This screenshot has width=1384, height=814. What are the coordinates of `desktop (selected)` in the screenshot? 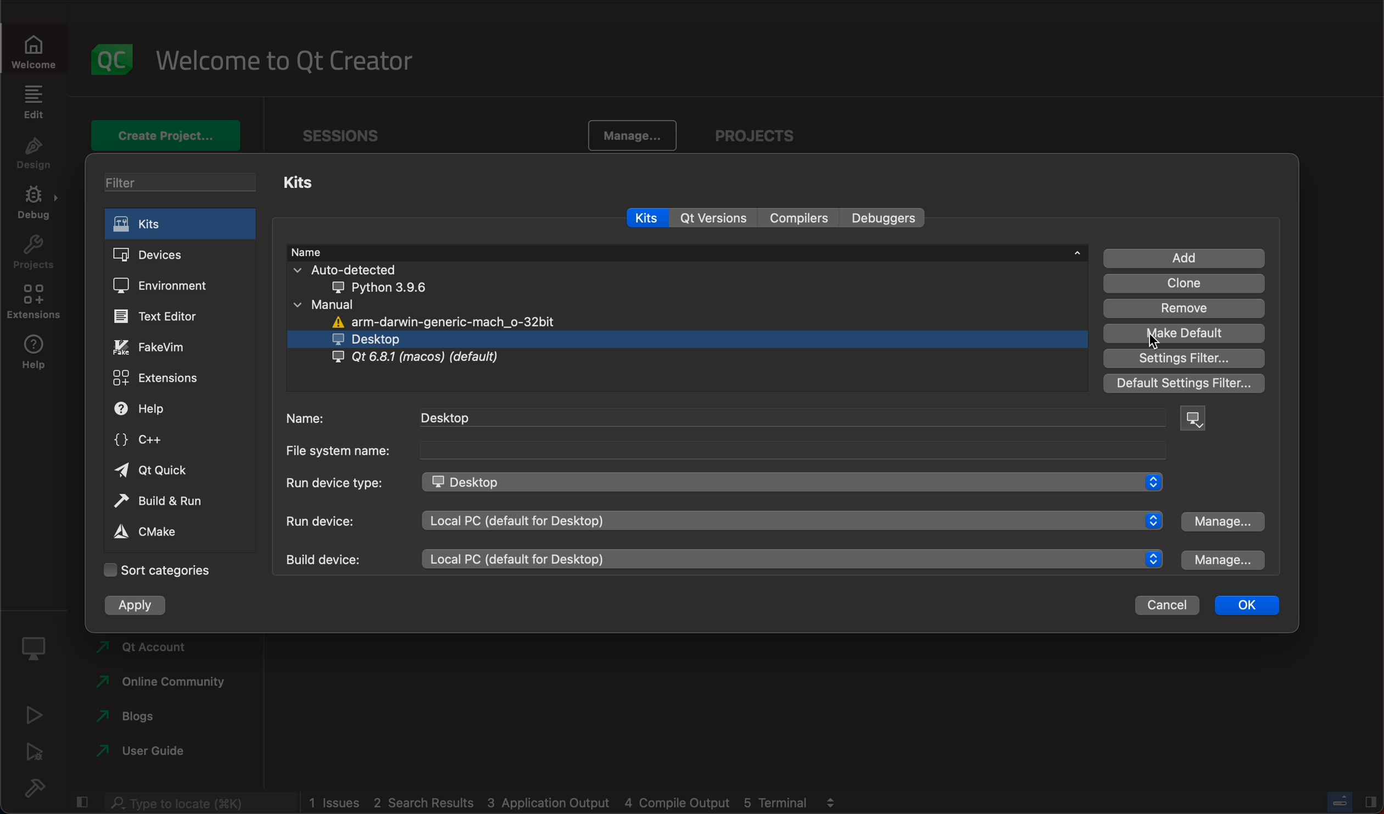 It's located at (685, 339).